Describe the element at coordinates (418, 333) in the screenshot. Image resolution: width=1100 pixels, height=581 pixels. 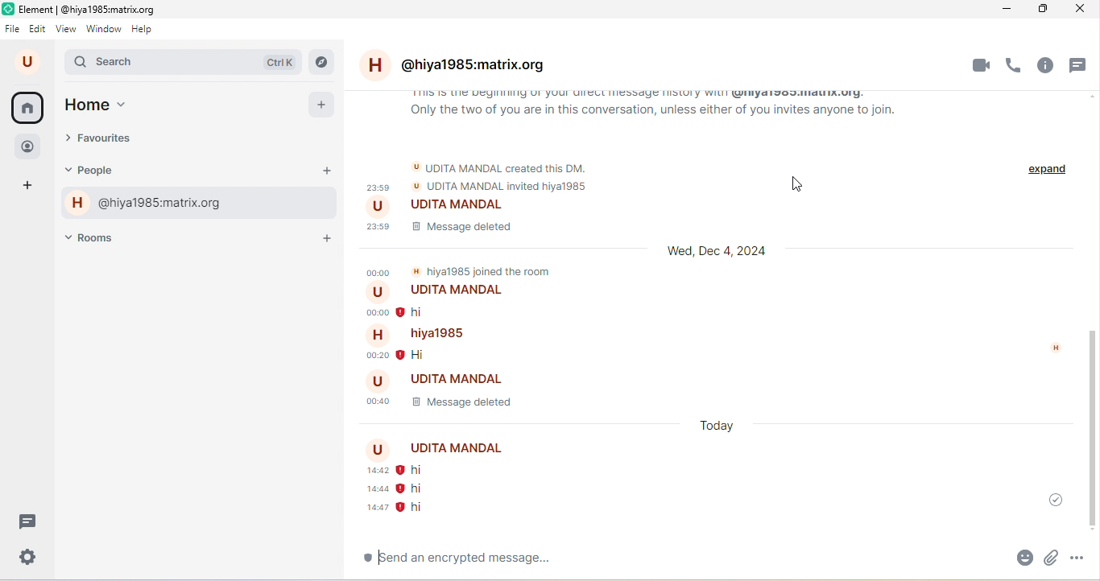
I see `hiya1985` at that location.